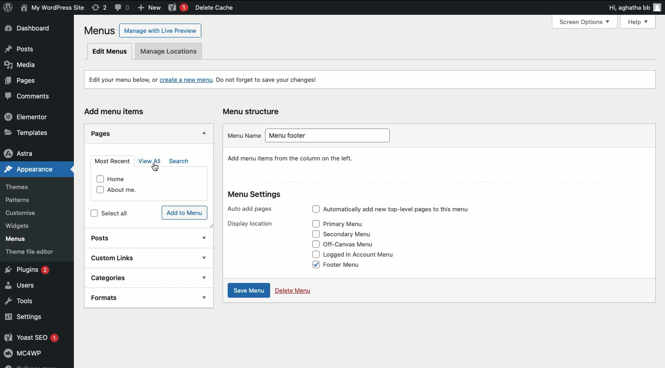 Image resolution: width=665 pixels, height=368 pixels. Describe the element at coordinates (8, 7) in the screenshot. I see `WordPress Logo` at that location.